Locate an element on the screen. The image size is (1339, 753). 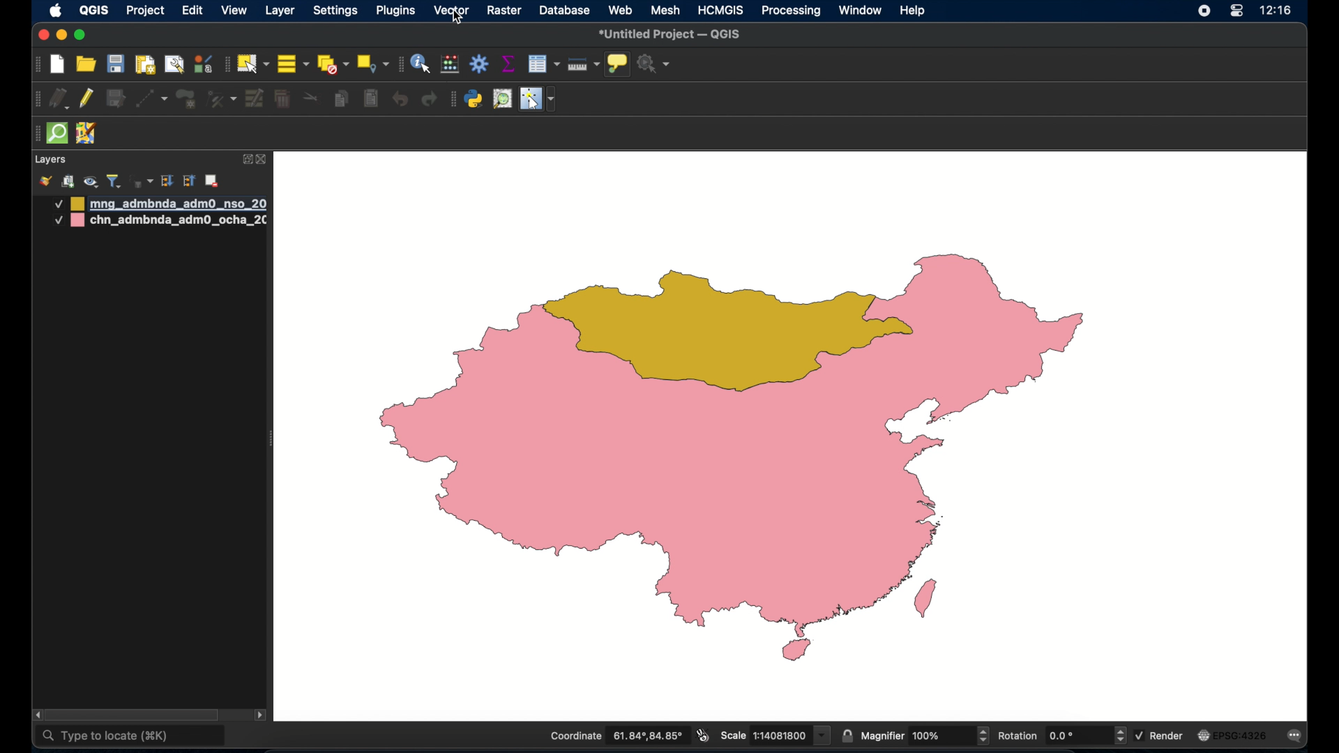
open layer styling panel is located at coordinates (45, 181).